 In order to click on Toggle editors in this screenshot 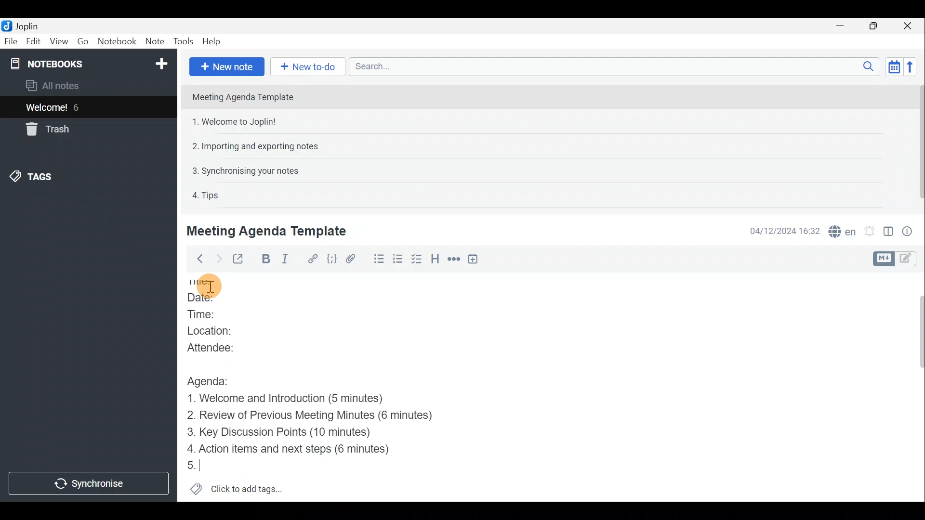, I will do `click(908, 260)`.